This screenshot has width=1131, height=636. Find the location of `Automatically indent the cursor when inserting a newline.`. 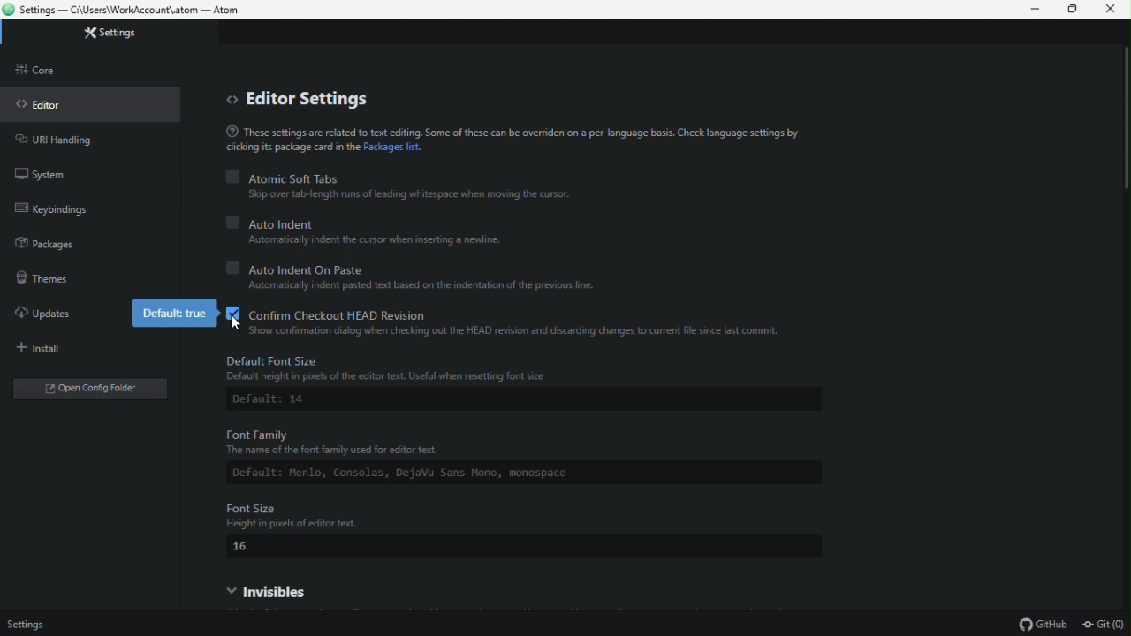

Automatically indent the cursor when inserting a newline. is located at coordinates (388, 241).